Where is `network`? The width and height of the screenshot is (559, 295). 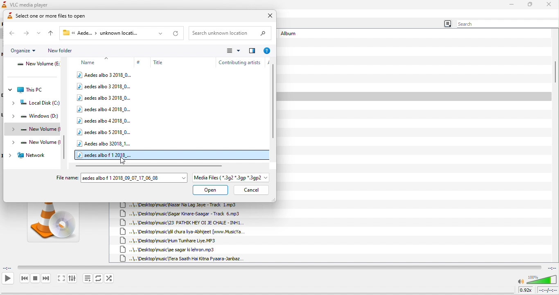 network is located at coordinates (28, 156).